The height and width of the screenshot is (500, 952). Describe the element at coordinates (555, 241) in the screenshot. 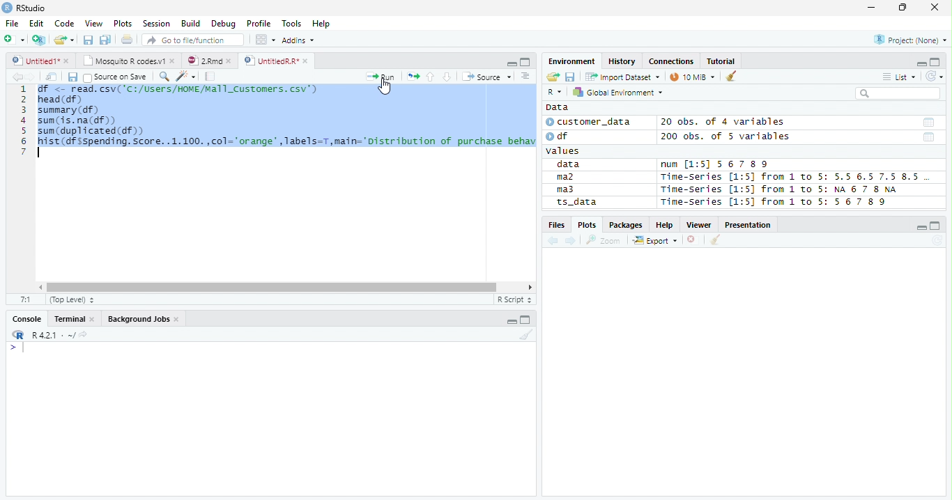

I see `Previous` at that location.